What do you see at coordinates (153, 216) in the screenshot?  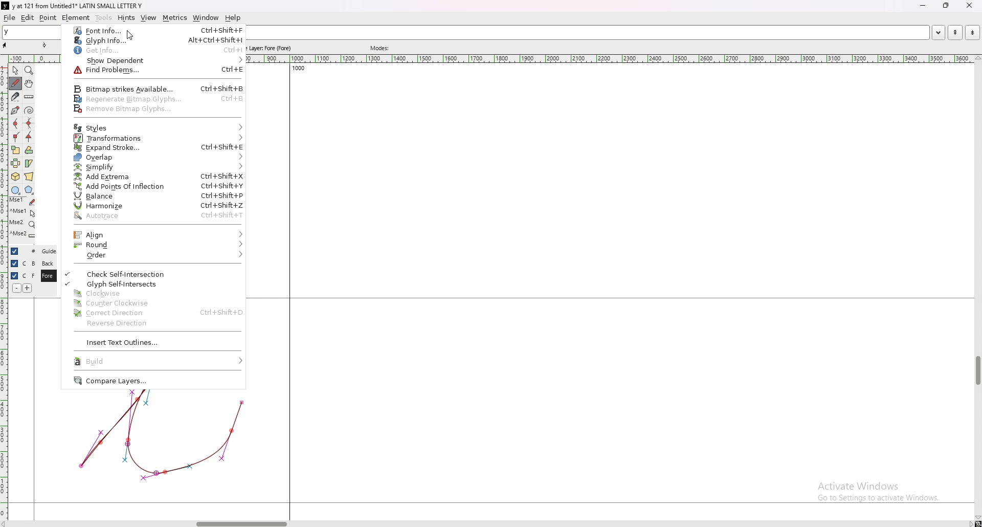 I see `auto trace` at bounding box center [153, 216].